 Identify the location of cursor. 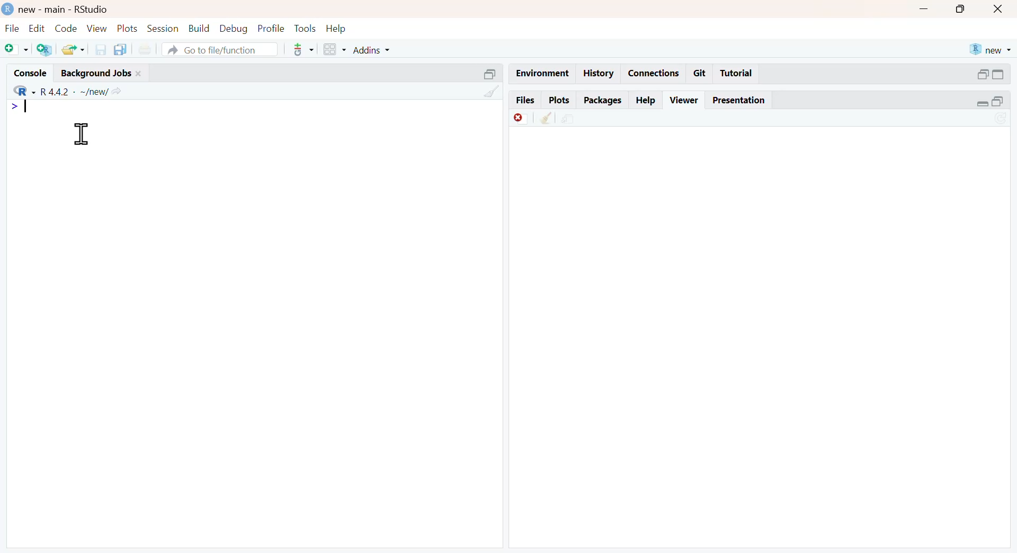
(83, 134).